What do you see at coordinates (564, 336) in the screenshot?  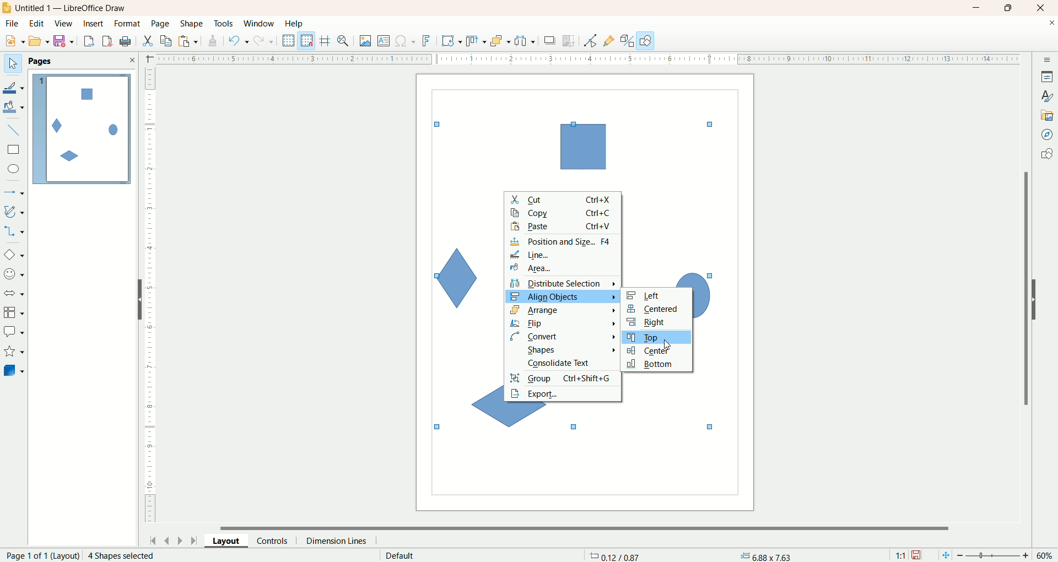 I see `convert` at bounding box center [564, 336].